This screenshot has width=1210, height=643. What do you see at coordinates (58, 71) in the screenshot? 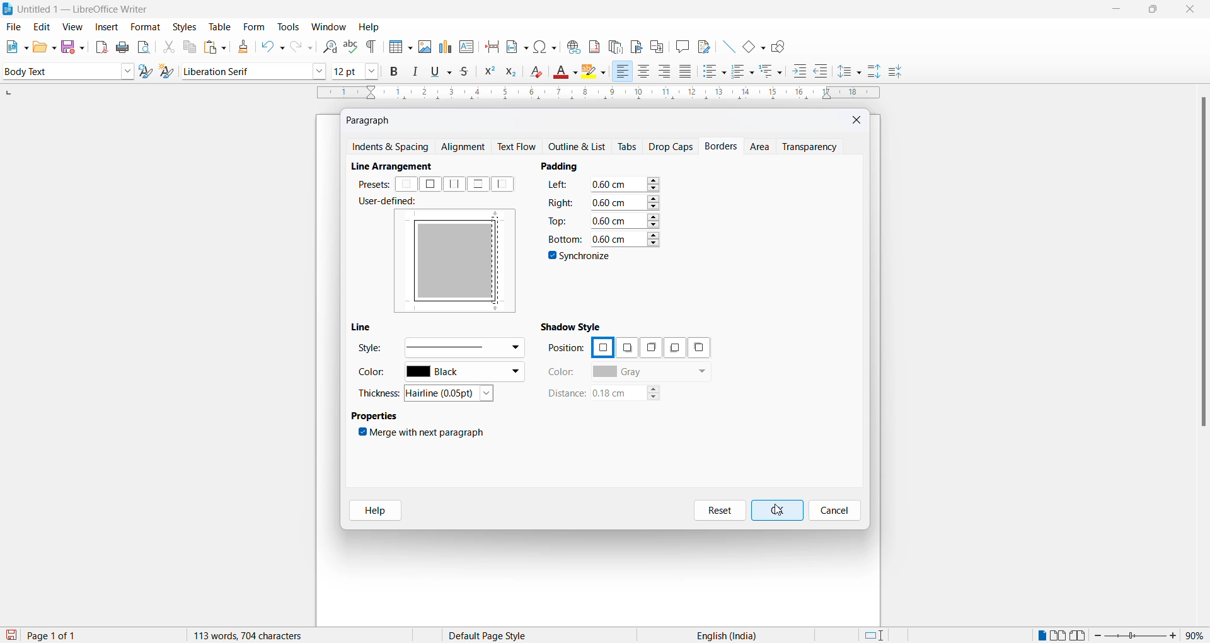
I see `style` at bounding box center [58, 71].